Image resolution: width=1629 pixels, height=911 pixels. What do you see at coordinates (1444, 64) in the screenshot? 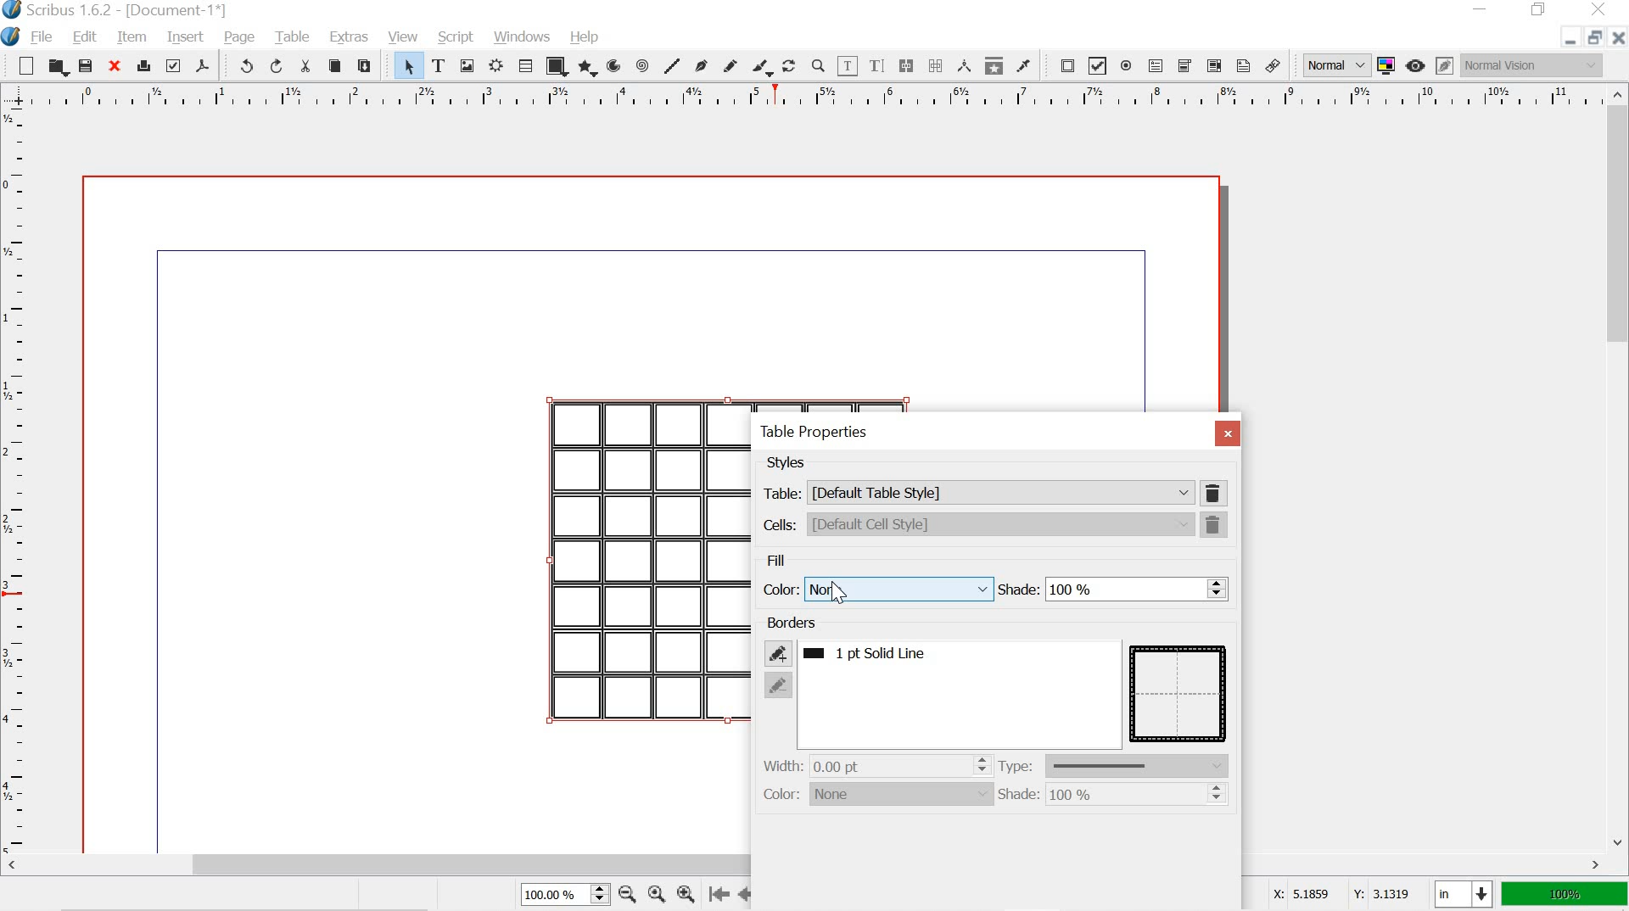
I see `edit in preview mode` at bounding box center [1444, 64].